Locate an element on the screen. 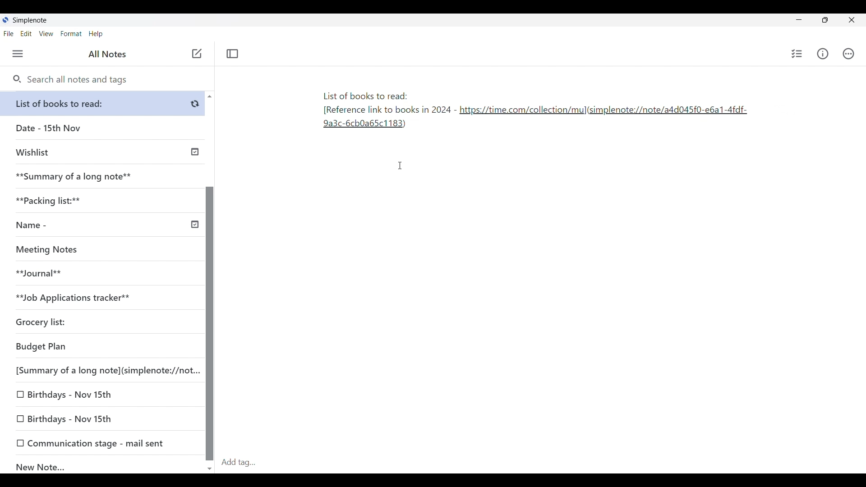  Cursor is located at coordinates (401, 165).